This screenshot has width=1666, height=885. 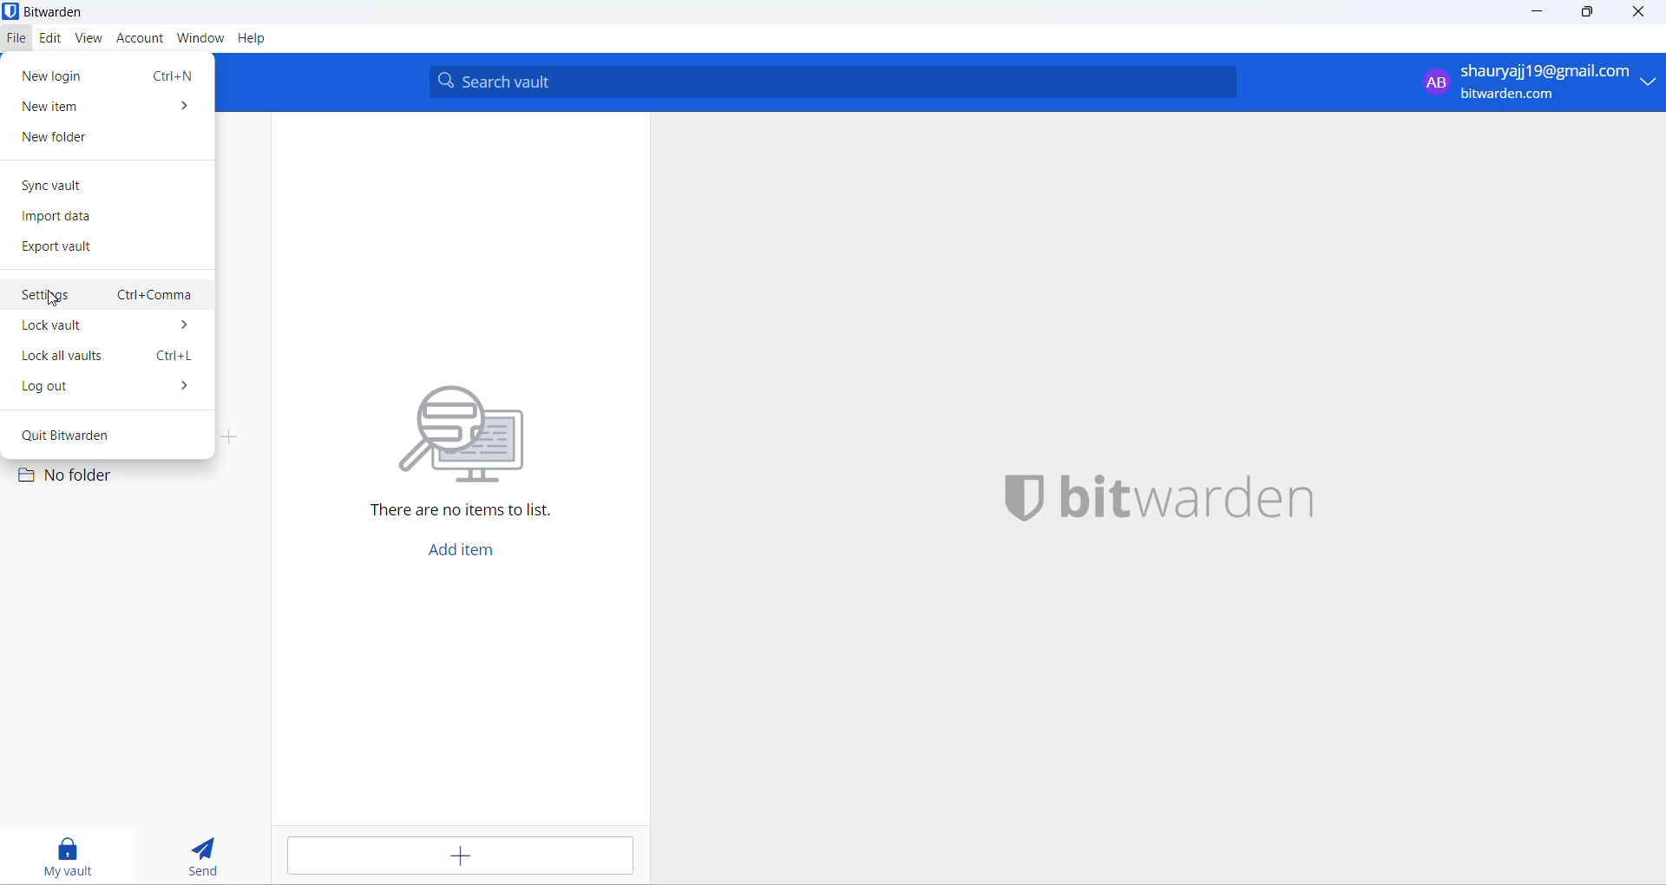 I want to click on lock vault, so click(x=102, y=328).